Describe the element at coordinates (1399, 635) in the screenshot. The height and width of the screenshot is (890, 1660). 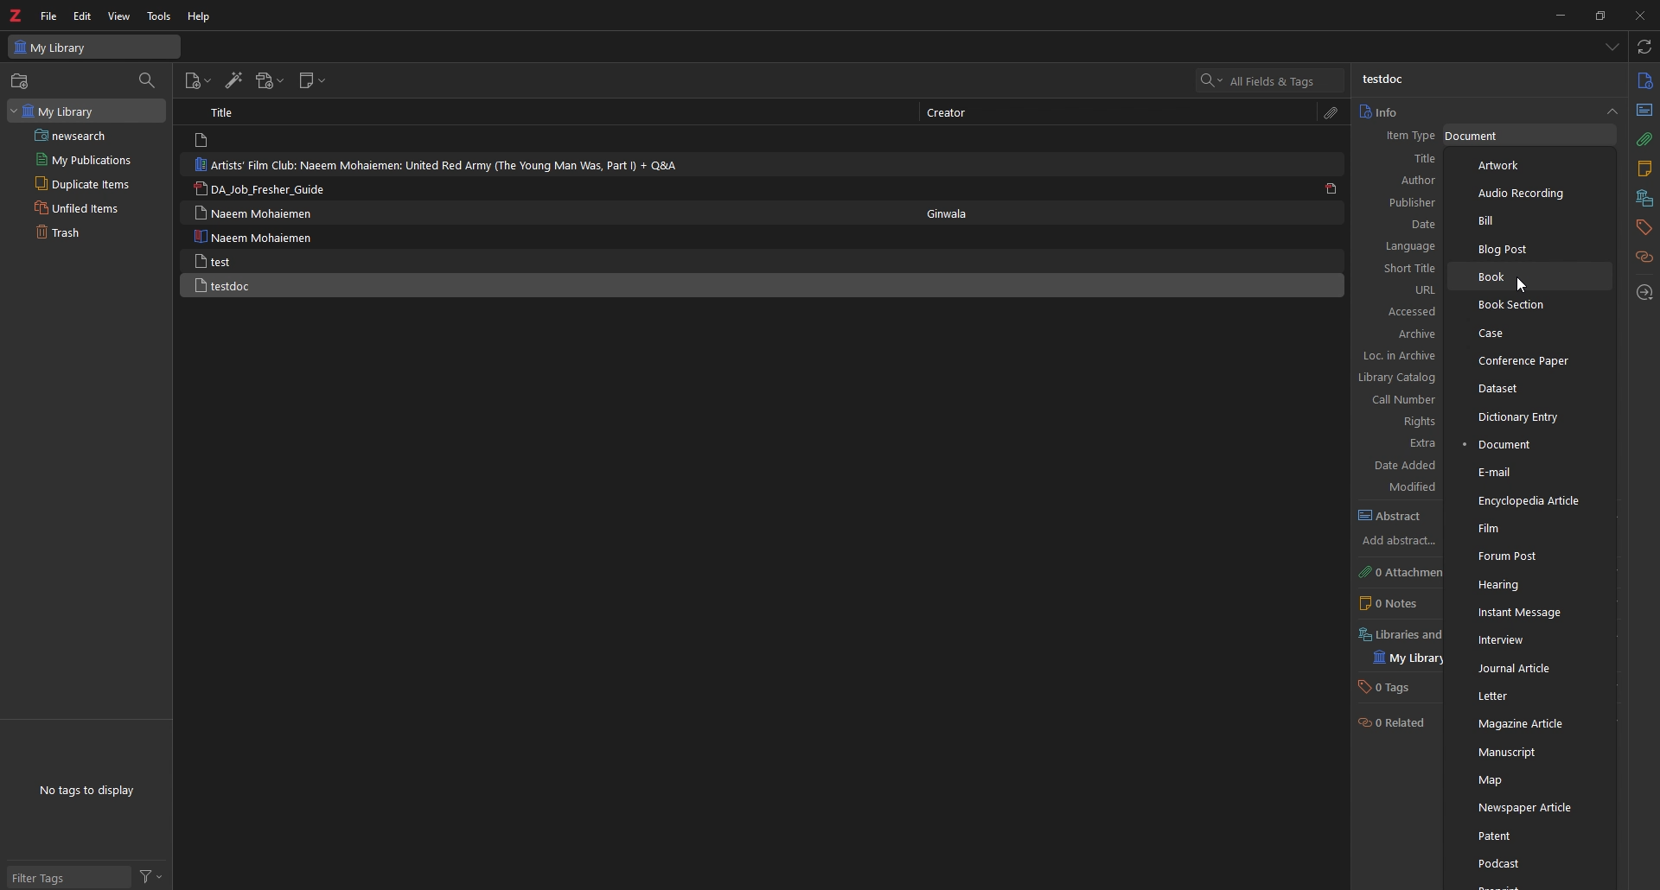
I see `Libraries and Collections` at that location.